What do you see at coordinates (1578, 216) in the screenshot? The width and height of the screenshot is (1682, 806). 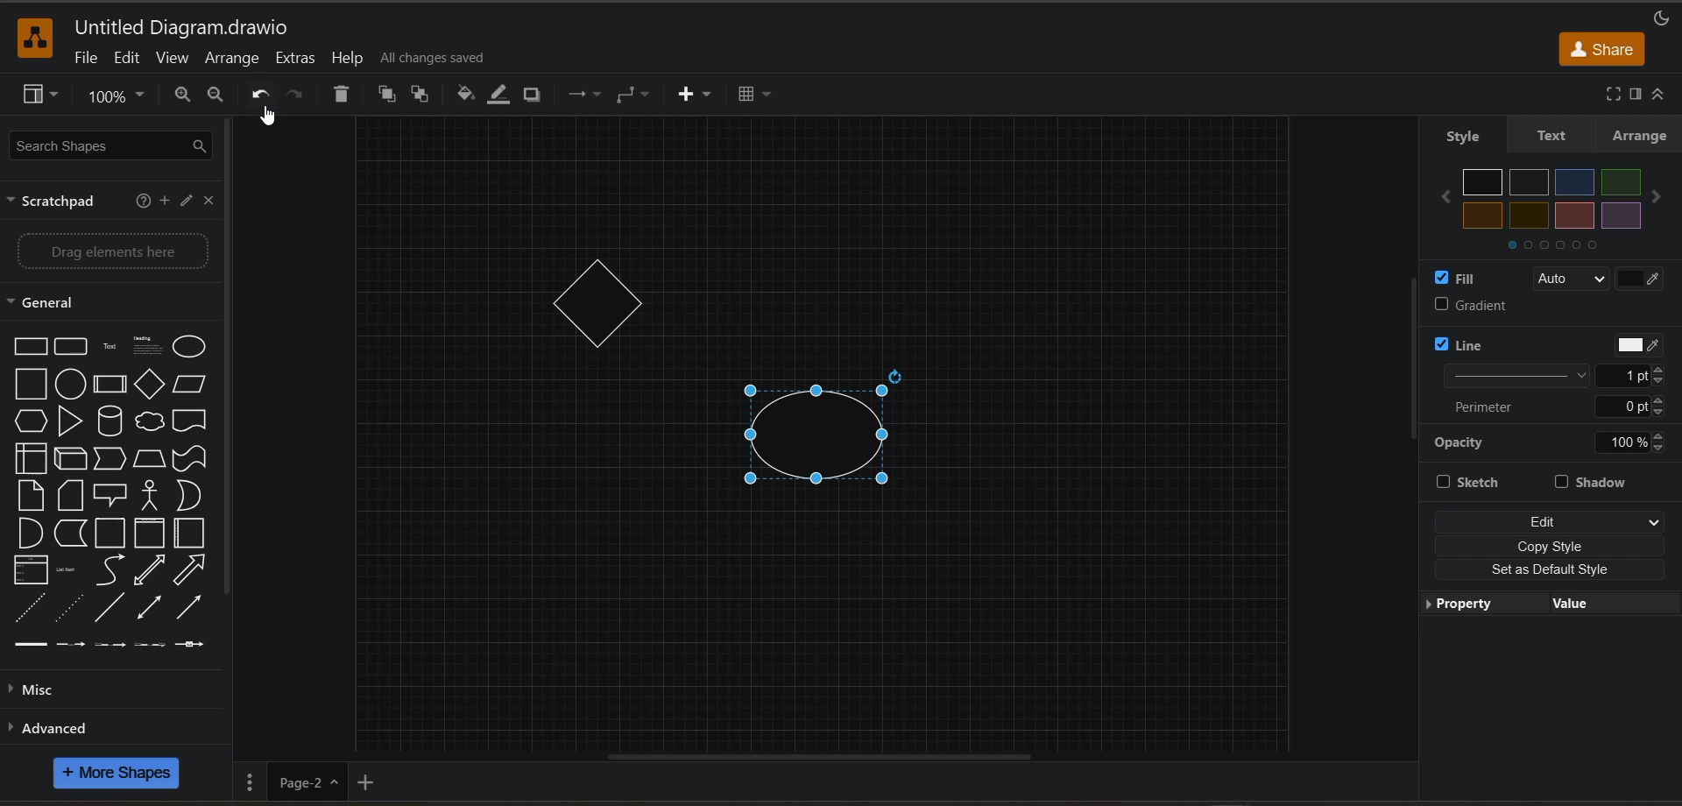 I see `Color 7` at bounding box center [1578, 216].